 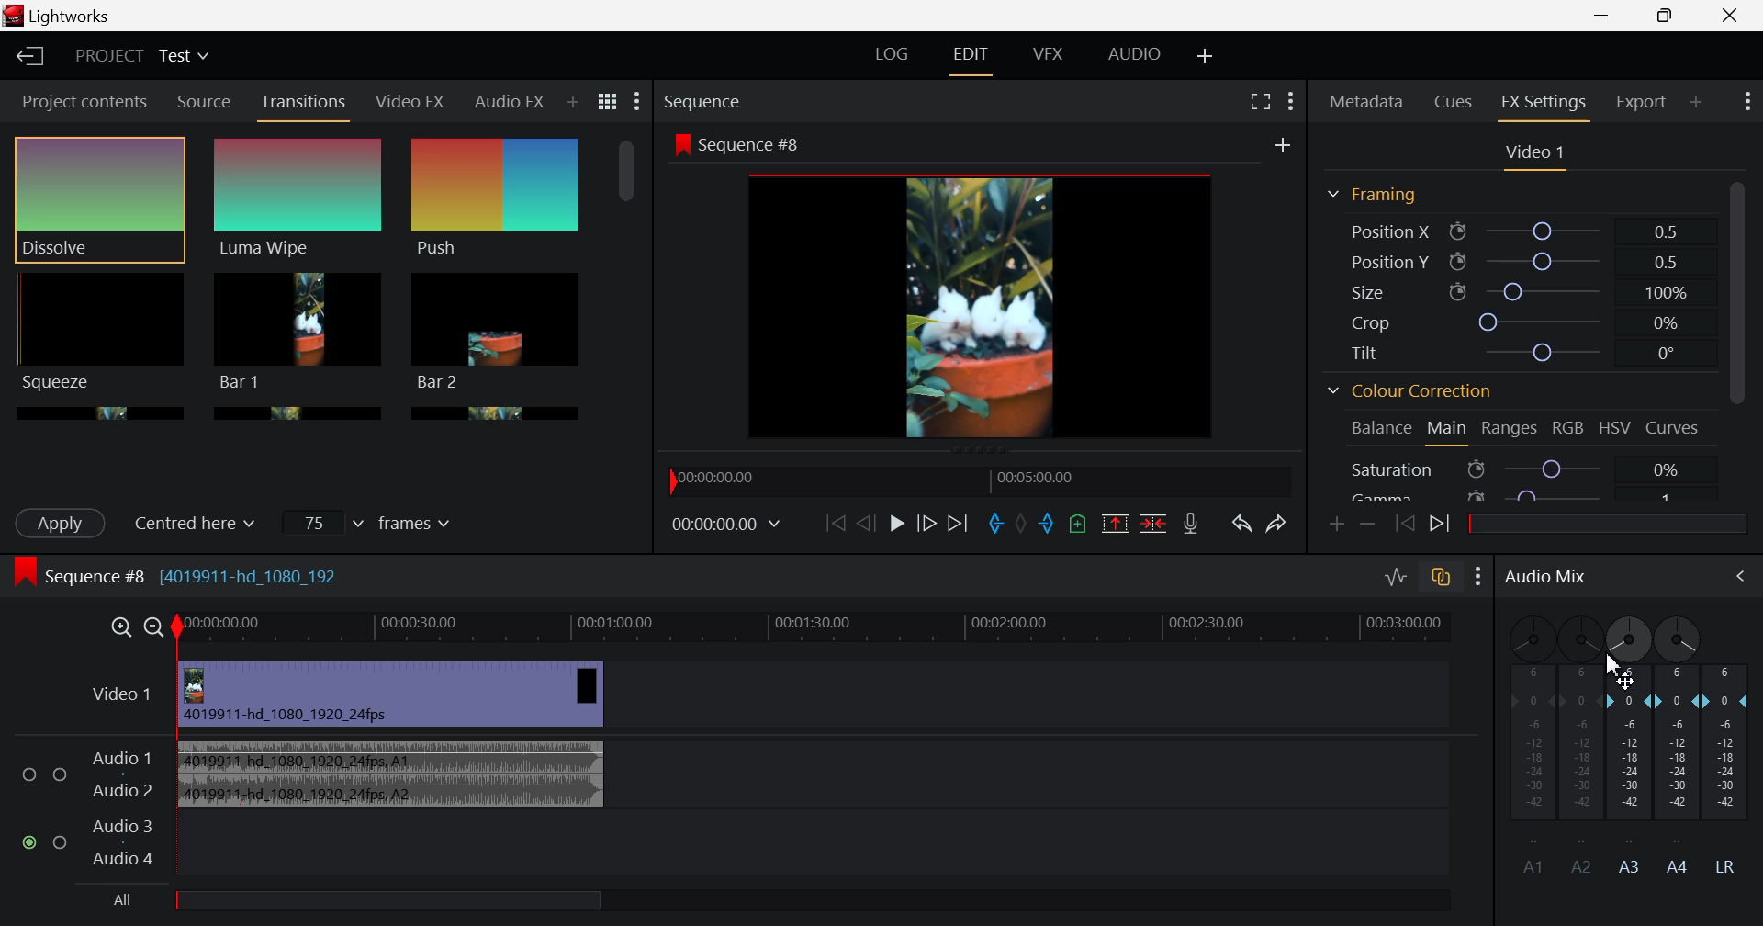 What do you see at coordinates (1519, 469) in the screenshot?
I see `Saturation` at bounding box center [1519, 469].